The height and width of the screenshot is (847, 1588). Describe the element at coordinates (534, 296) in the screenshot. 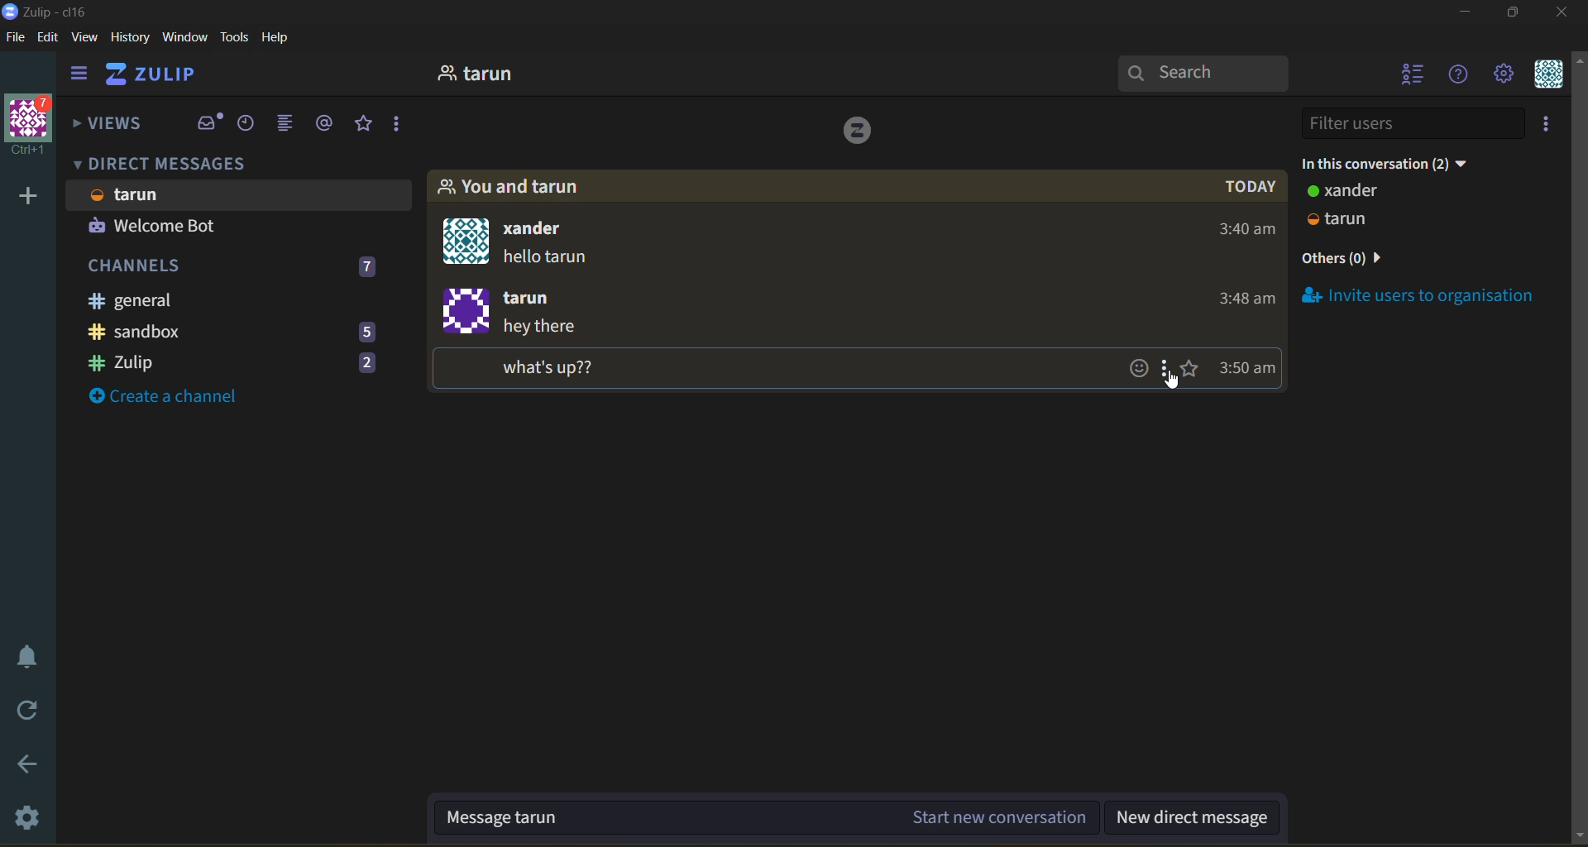

I see `user name` at that location.